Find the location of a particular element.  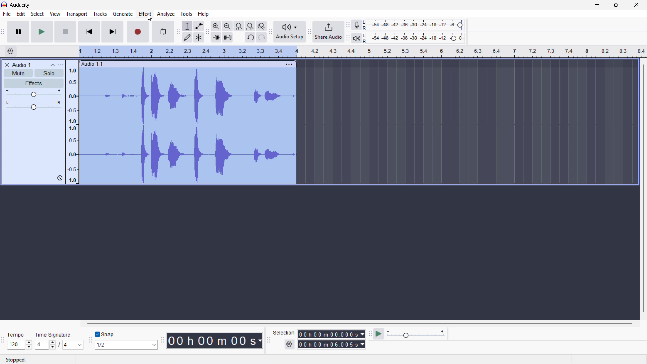

selection is located at coordinates (284, 332).